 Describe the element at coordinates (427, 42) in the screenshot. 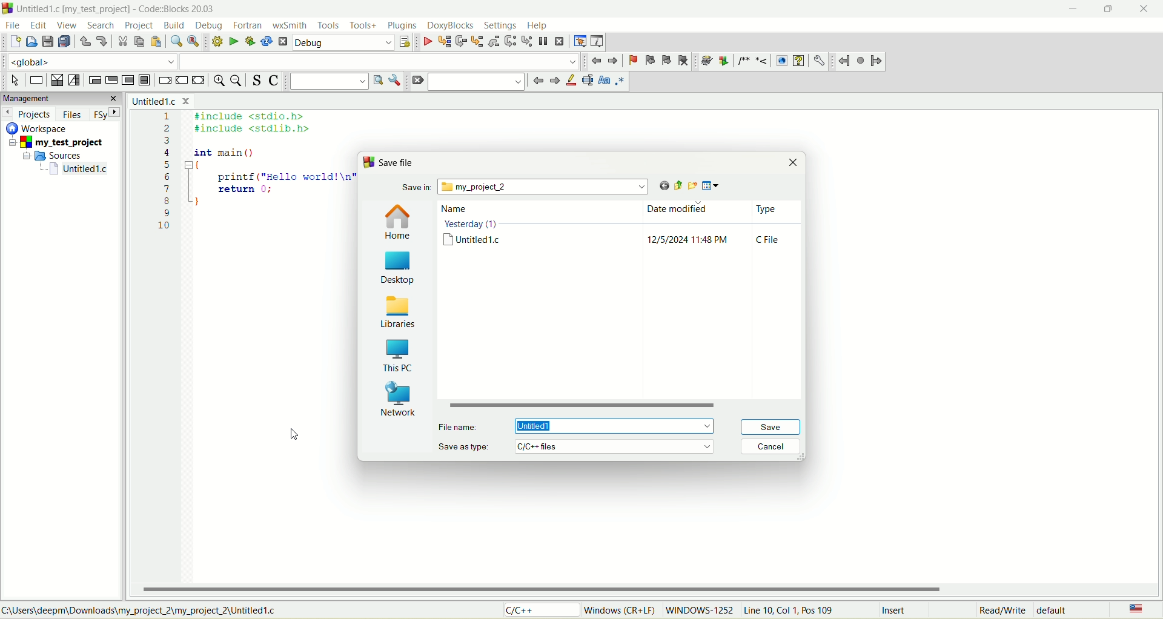

I see `debug` at that location.